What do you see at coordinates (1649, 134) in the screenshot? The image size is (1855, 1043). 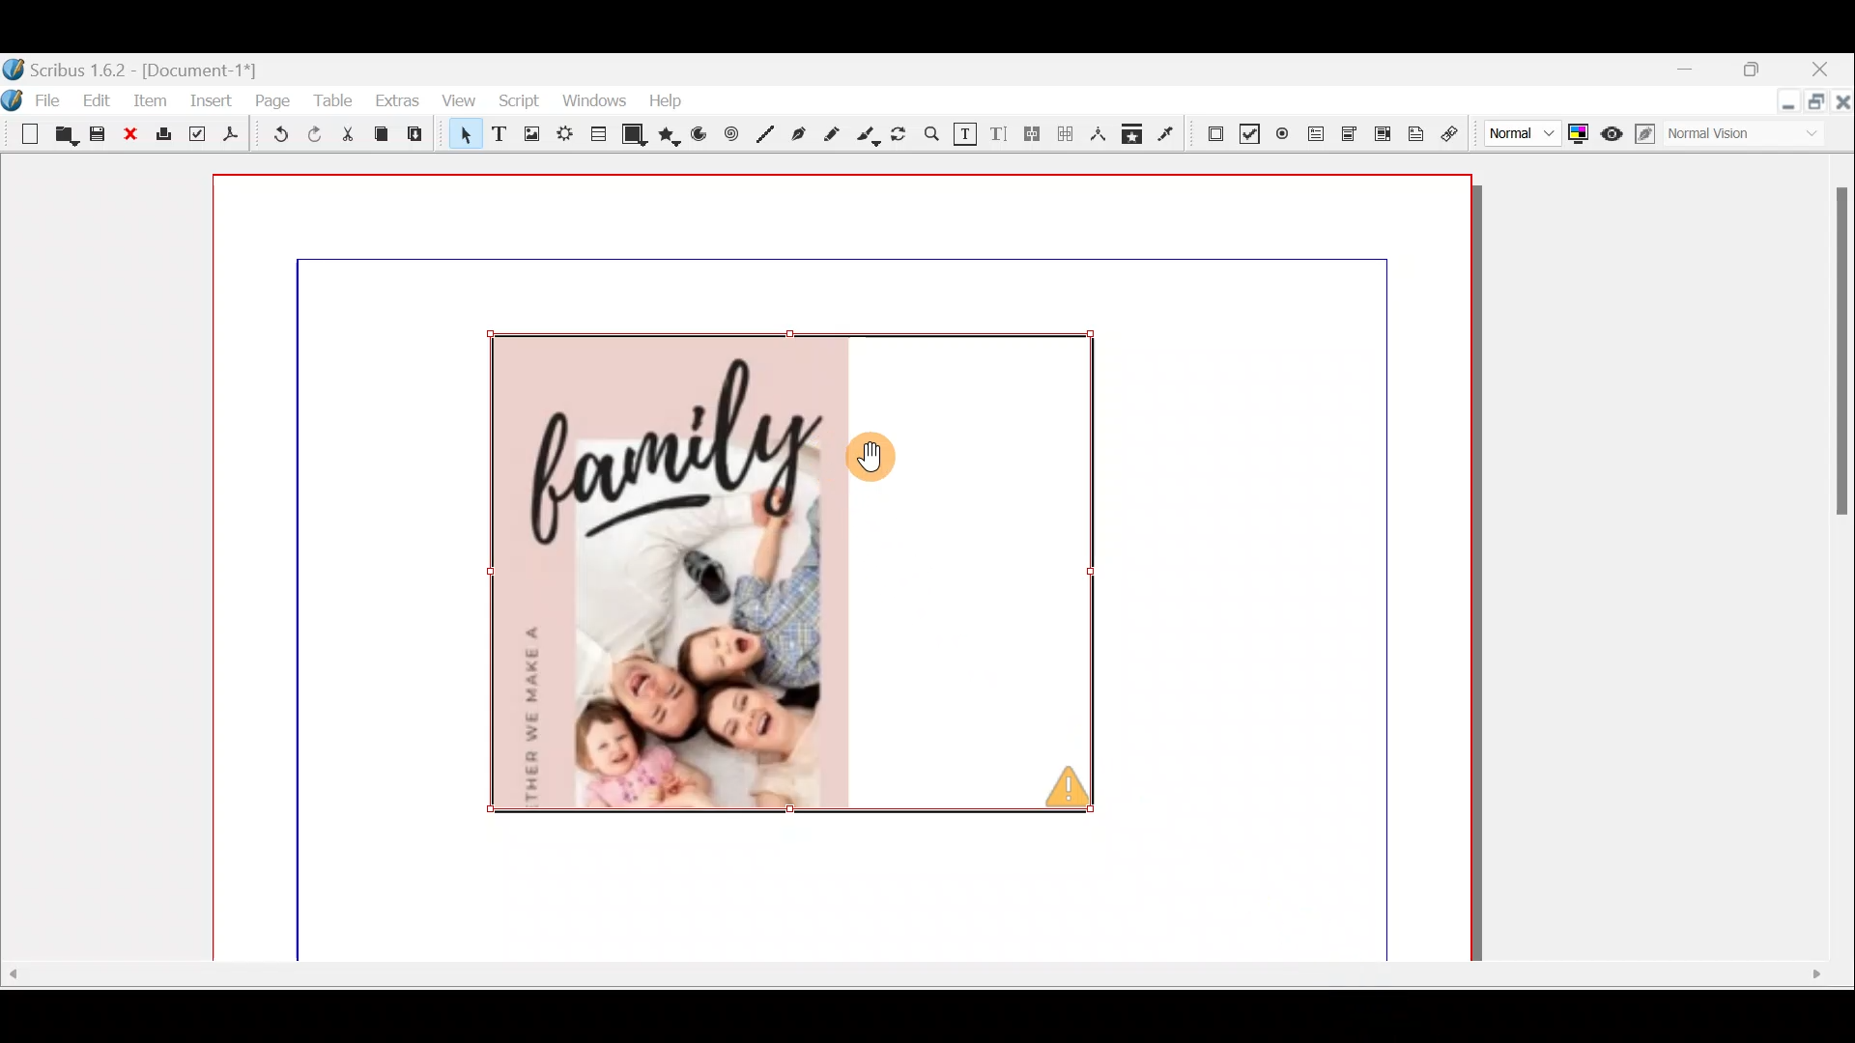 I see `Edit in preview mode` at bounding box center [1649, 134].